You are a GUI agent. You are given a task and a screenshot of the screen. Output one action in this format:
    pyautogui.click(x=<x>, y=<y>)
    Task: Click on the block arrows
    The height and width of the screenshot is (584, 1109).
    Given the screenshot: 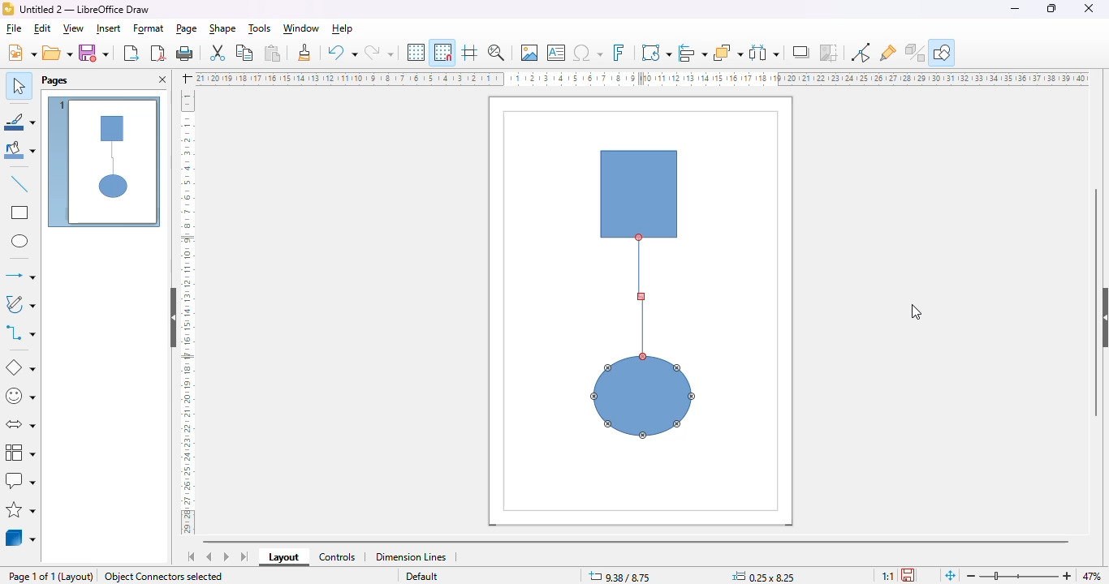 What is the action you would take?
    pyautogui.click(x=22, y=424)
    